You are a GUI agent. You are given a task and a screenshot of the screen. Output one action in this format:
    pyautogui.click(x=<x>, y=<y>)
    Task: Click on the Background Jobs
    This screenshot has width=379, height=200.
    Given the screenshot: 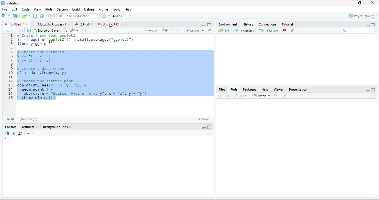 What is the action you would take?
    pyautogui.click(x=55, y=127)
    